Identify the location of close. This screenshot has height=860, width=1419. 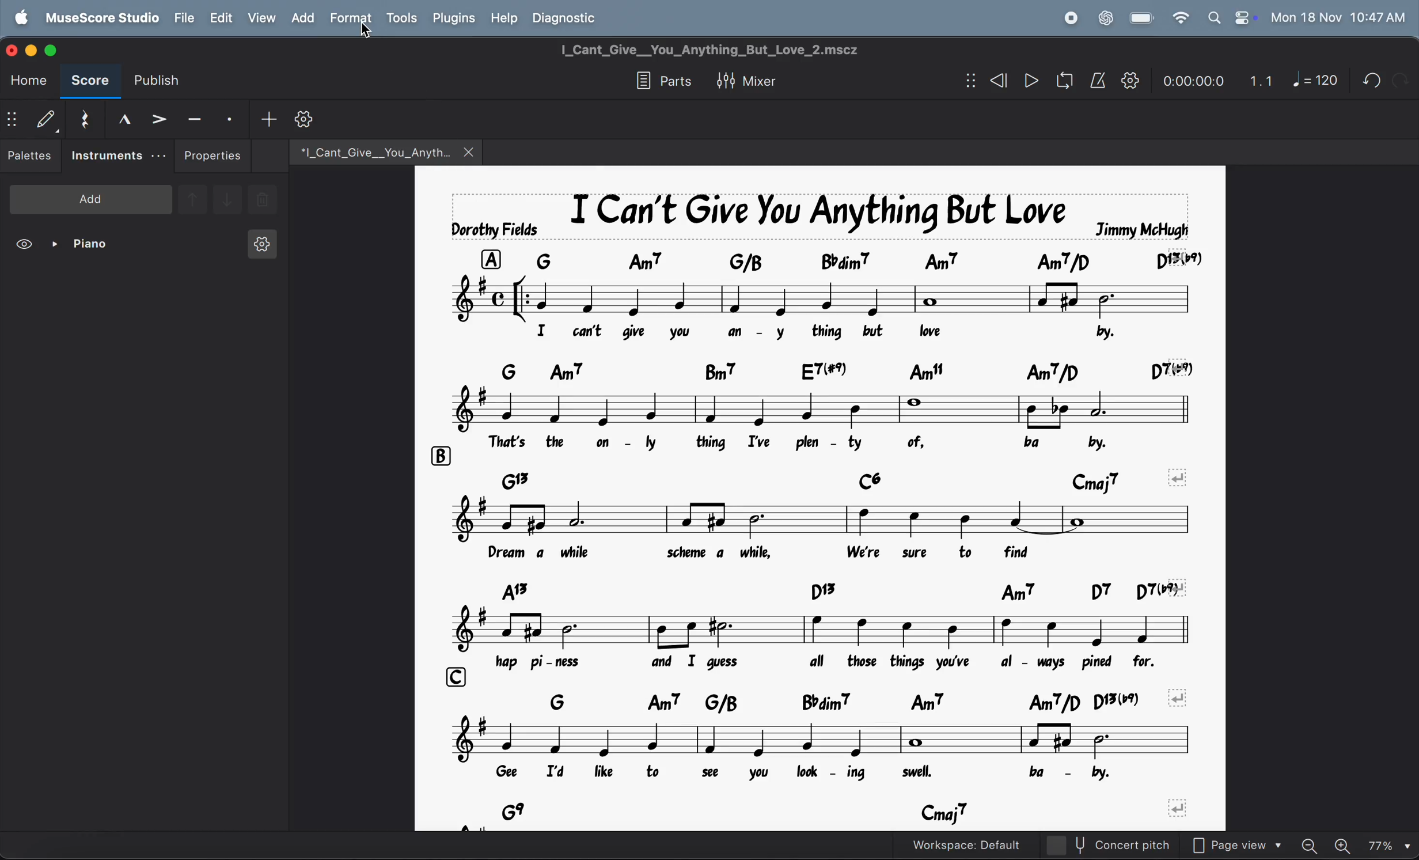
(471, 151).